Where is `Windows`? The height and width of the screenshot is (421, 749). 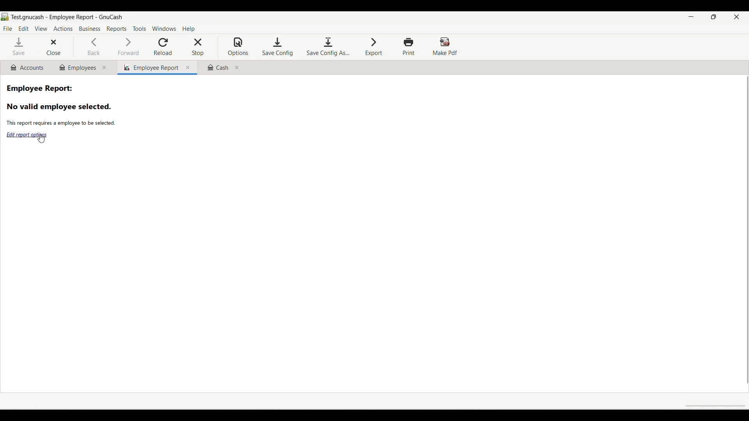
Windows is located at coordinates (164, 28).